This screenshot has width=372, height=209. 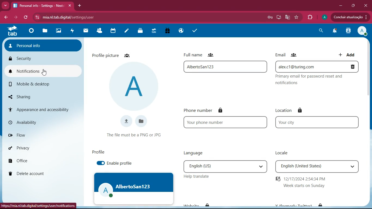 What do you see at coordinates (288, 109) in the screenshot?
I see `location` at bounding box center [288, 109].